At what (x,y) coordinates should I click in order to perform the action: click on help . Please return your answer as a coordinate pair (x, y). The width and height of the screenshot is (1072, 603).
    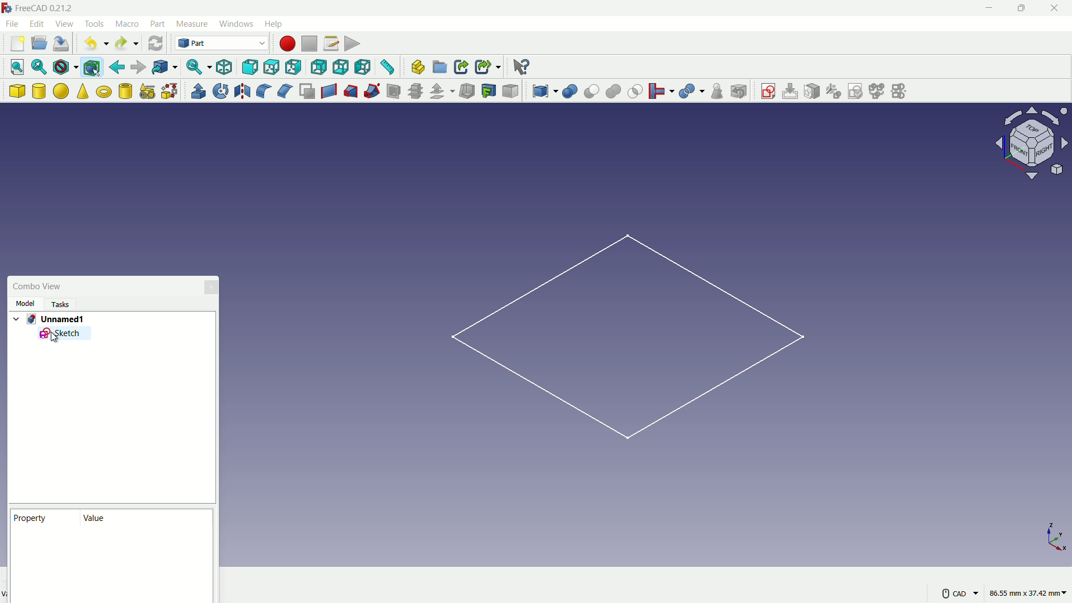
    Looking at the image, I should click on (275, 23).